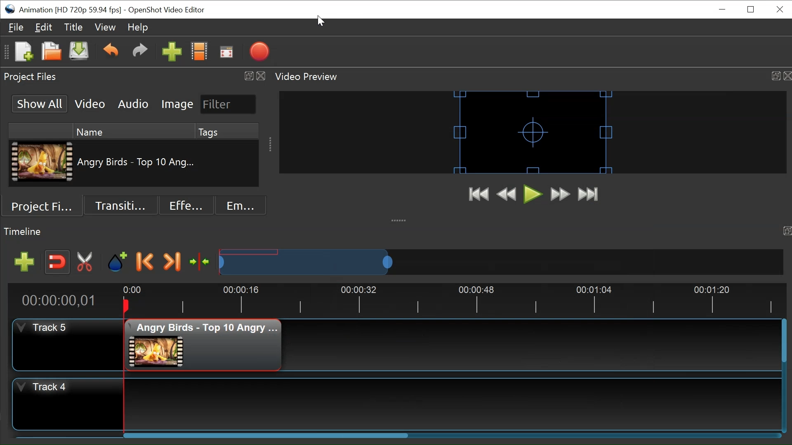  What do you see at coordinates (134, 77) in the screenshot?
I see `Project Files` at bounding box center [134, 77].